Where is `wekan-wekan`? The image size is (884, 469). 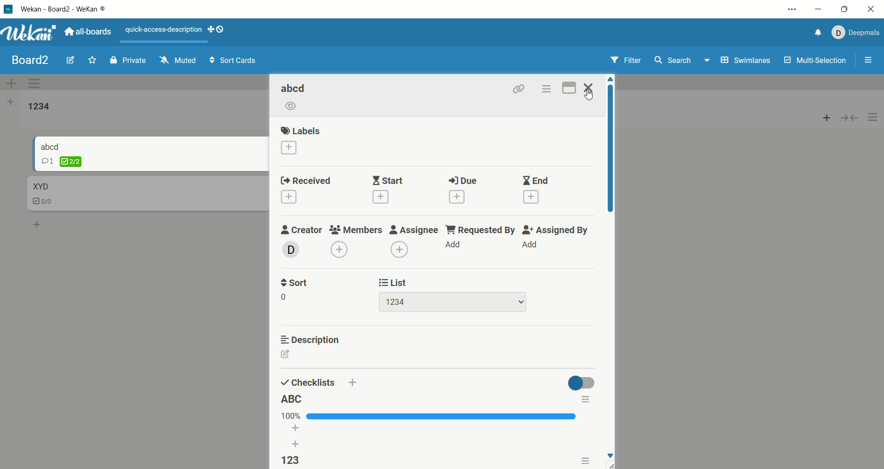
wekan-wekan is located at coordinates (74, 9).